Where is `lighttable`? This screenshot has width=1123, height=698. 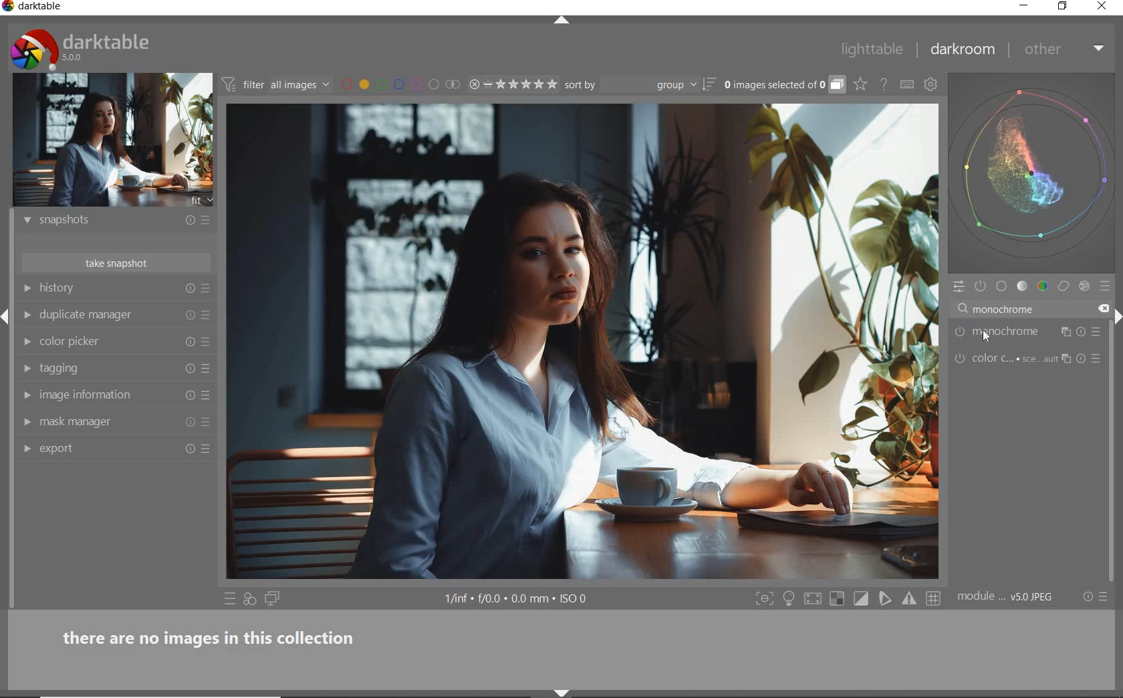 lighttable is located at coordinates (872, 51).